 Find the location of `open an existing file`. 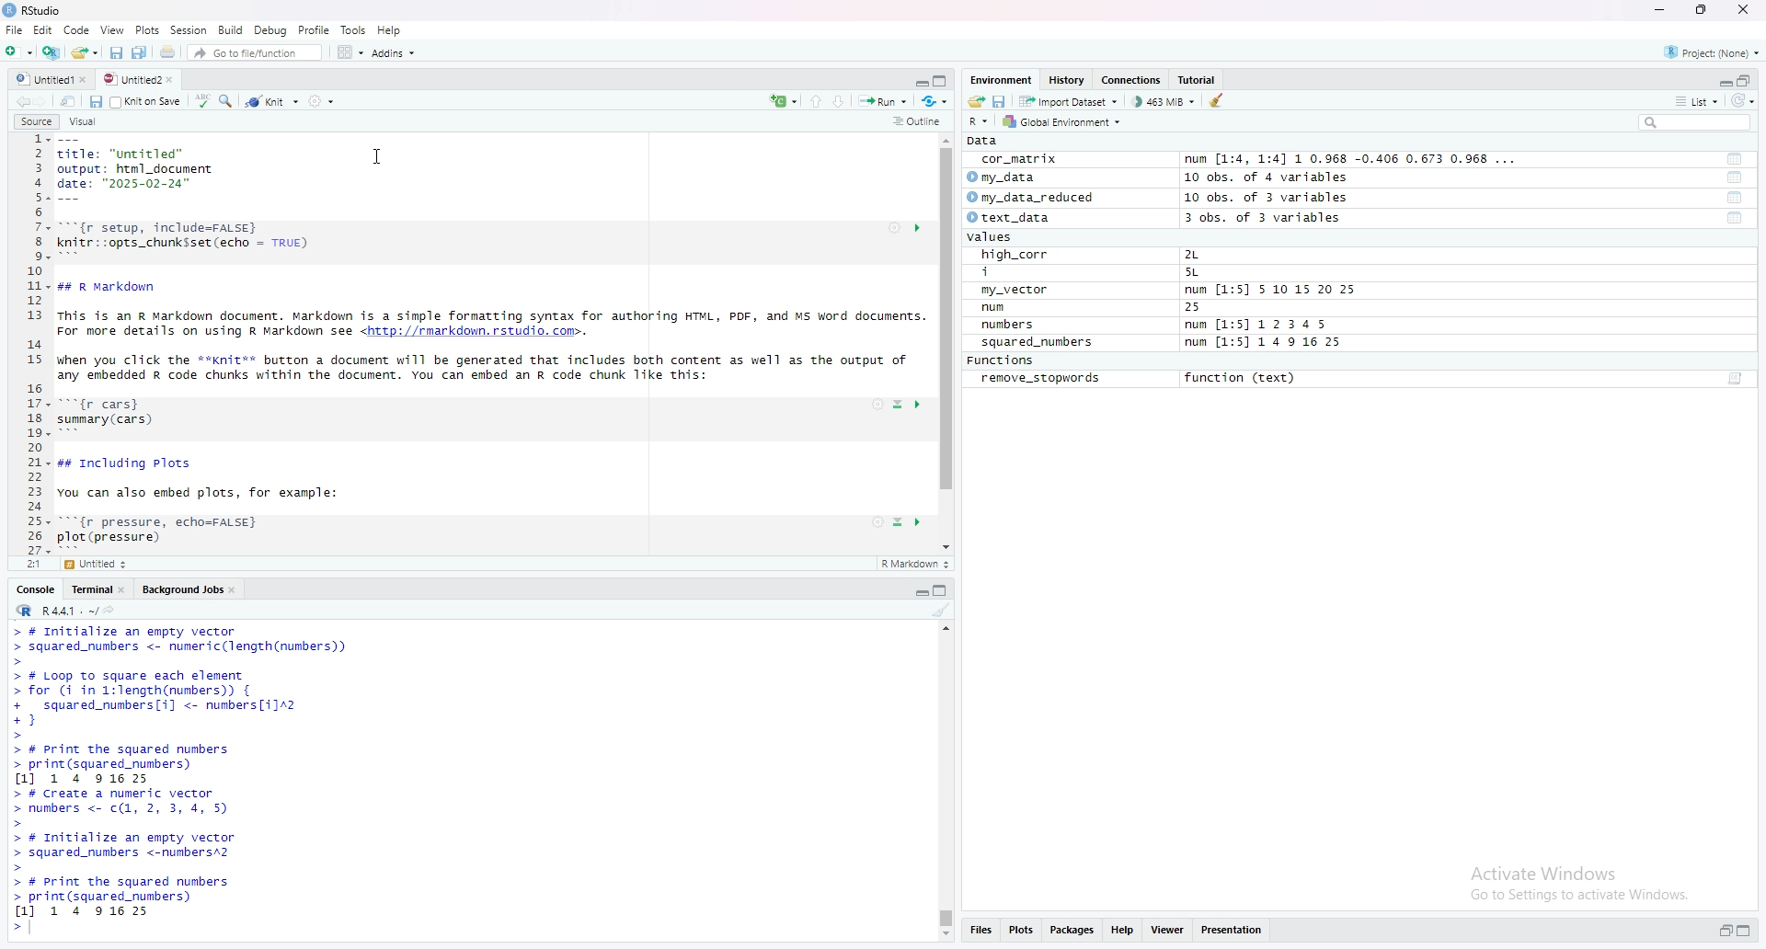

open an existing file is located at coordinates (83, 52).